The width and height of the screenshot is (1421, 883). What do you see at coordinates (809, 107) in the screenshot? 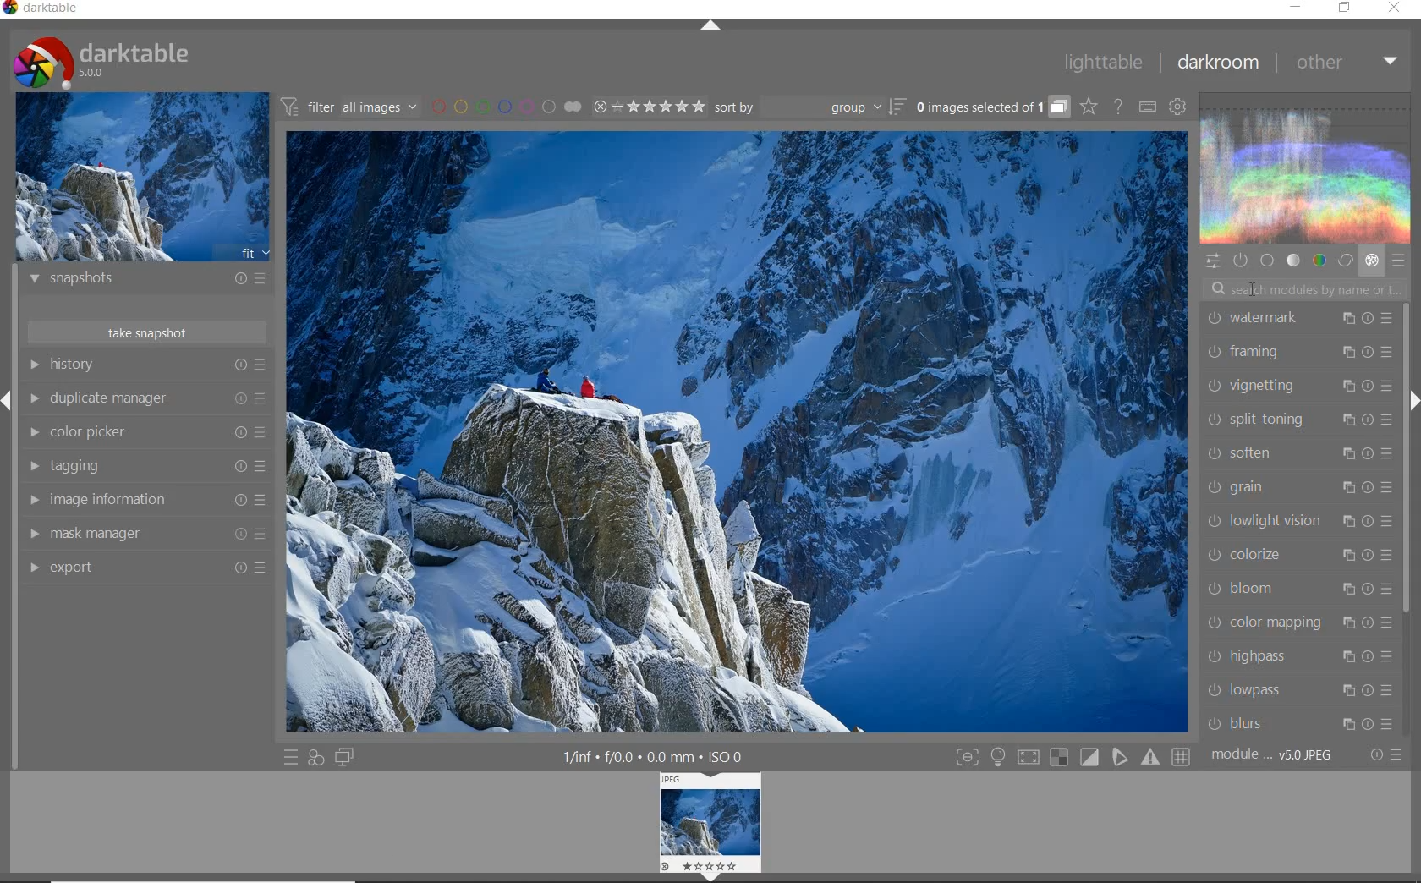
I see `sort` at bounding box center [809, 107].